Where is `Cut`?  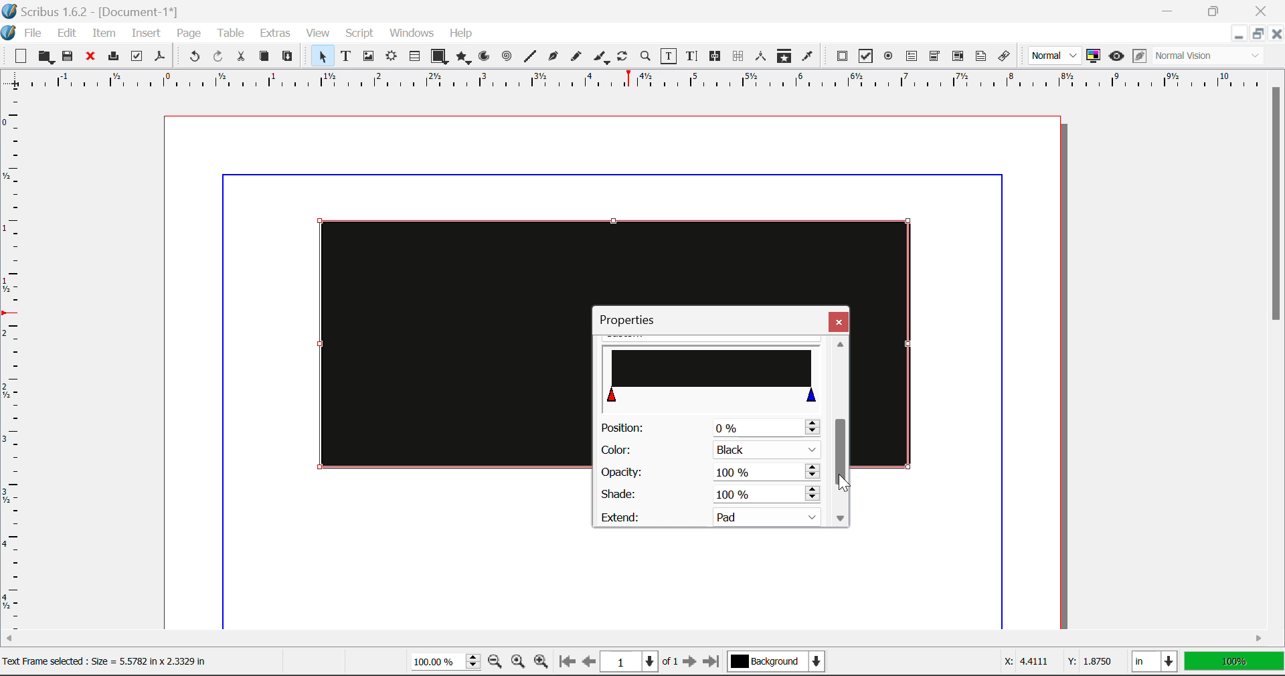
Cut is located at coordinates (240, 57).